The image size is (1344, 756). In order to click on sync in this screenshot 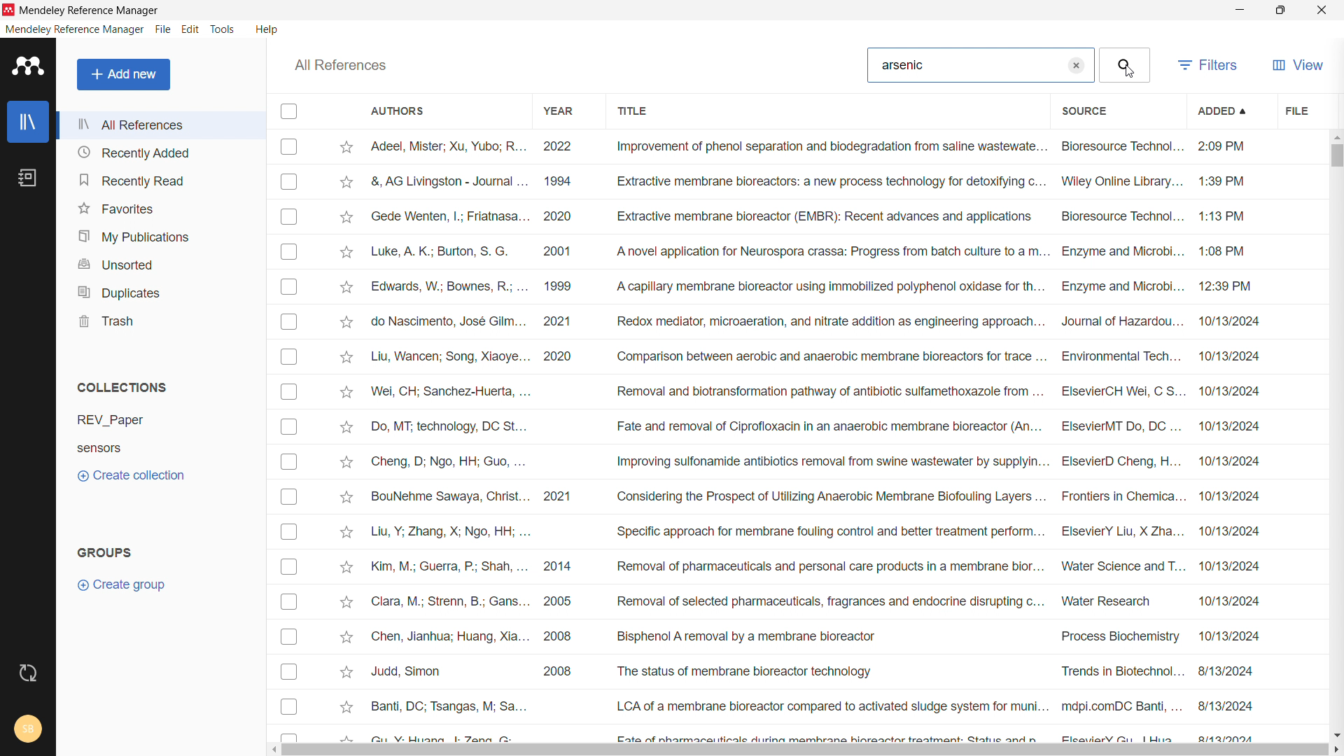, I will do `click(27, 673)`.